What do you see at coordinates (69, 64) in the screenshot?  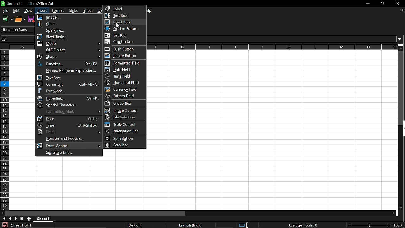 I see `Function` at bounding box center [69, 64].